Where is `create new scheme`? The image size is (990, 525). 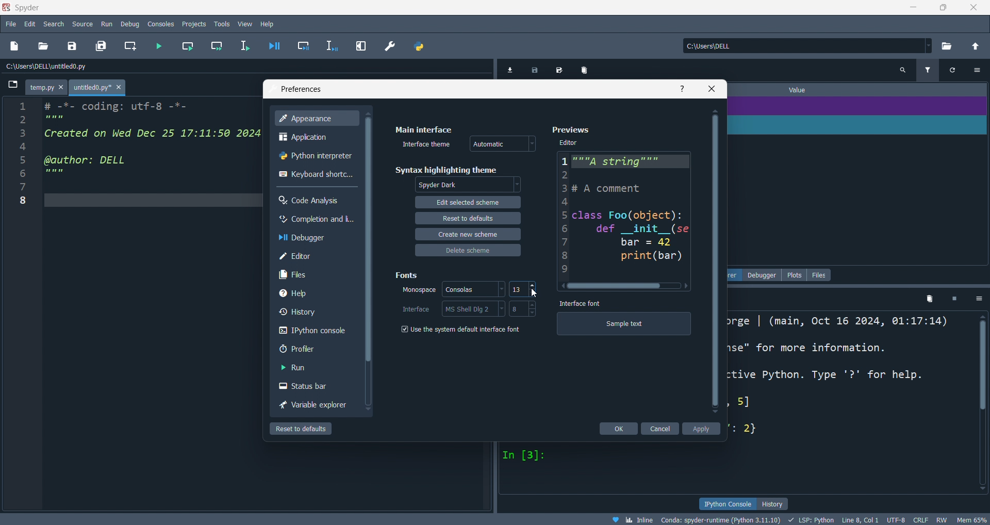
create new scheme is located at coordinates (469, 234).